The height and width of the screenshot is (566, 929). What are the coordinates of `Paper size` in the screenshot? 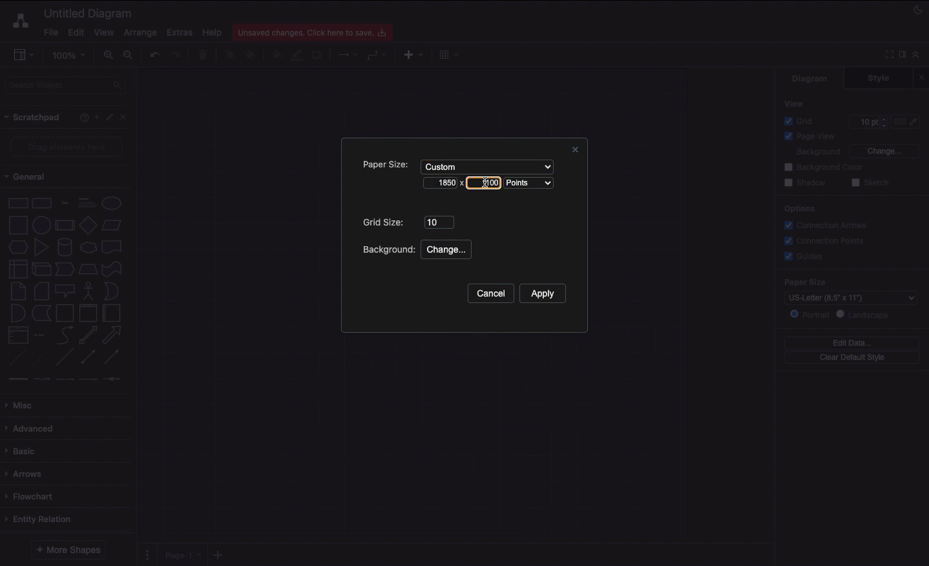 It's located at (822, 282).